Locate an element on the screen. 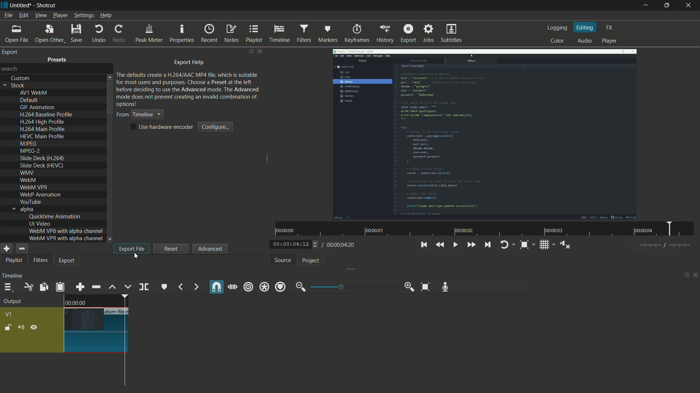 The image size is (700, 393). previous marker is located at coordinates (180, 287).